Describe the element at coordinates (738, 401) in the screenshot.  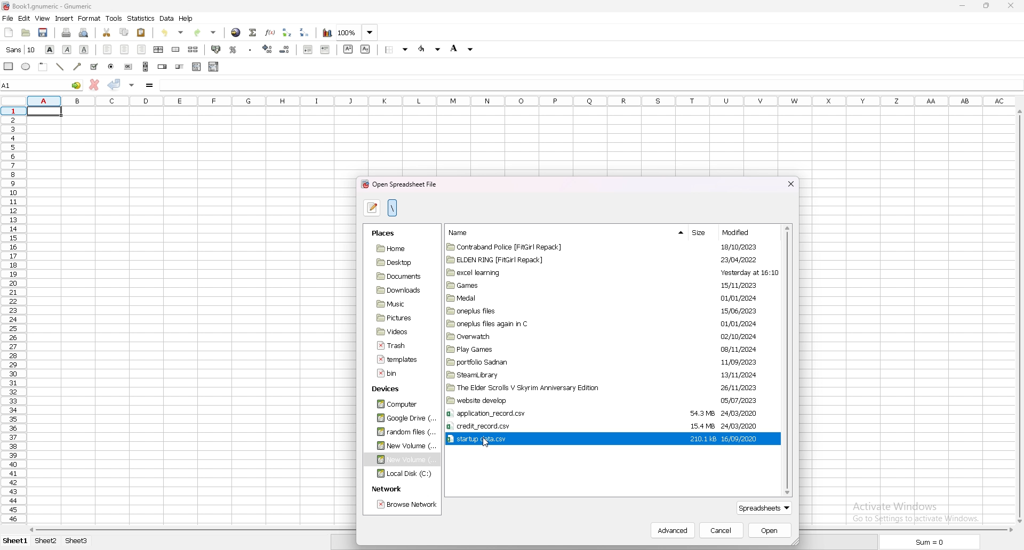
I see `05/07/2023` at that location.